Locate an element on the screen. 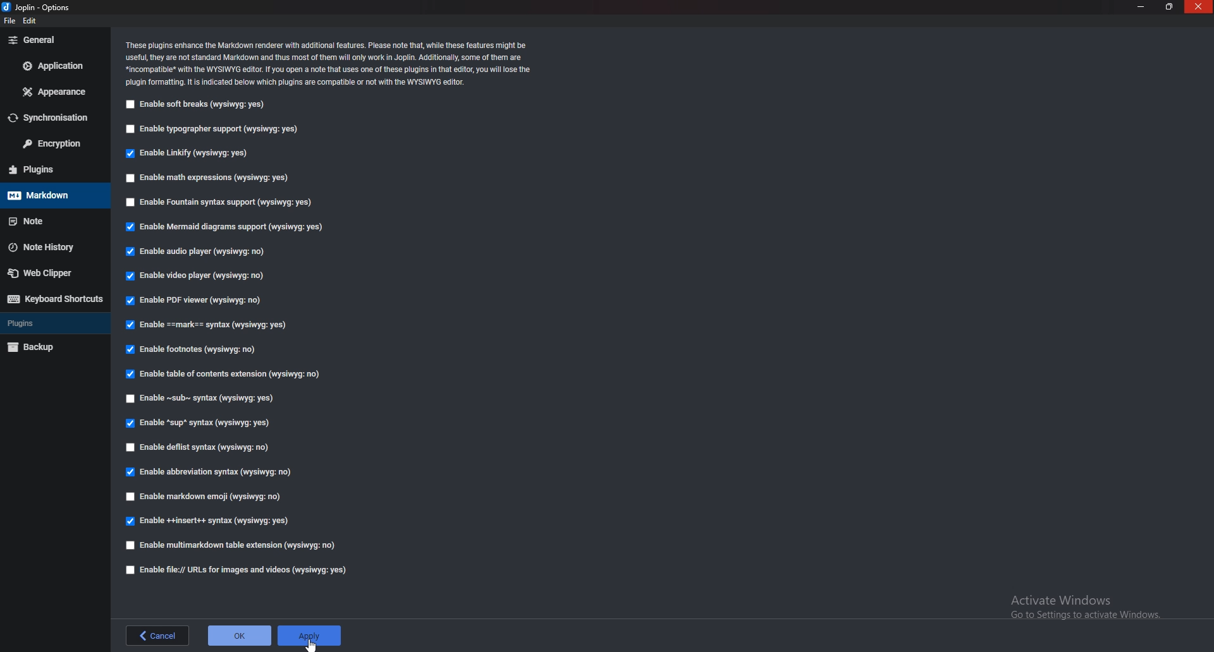  Plugins is located at coordinates (52, 323).